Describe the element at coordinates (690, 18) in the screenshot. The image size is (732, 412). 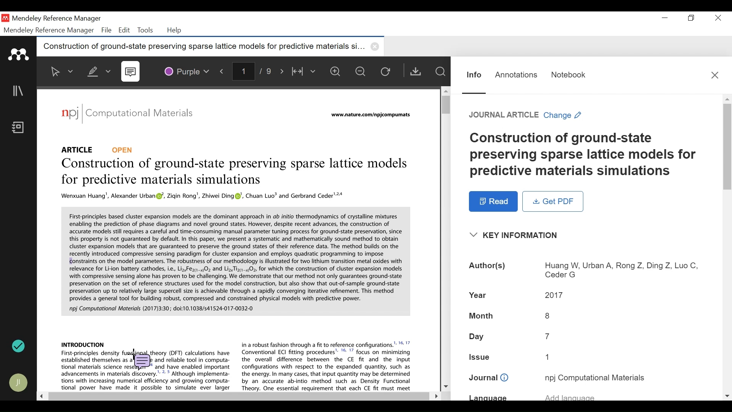
I see `Restore` at that location.